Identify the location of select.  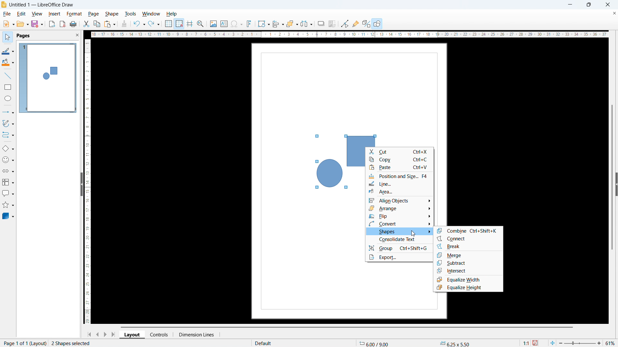
(7, 37).